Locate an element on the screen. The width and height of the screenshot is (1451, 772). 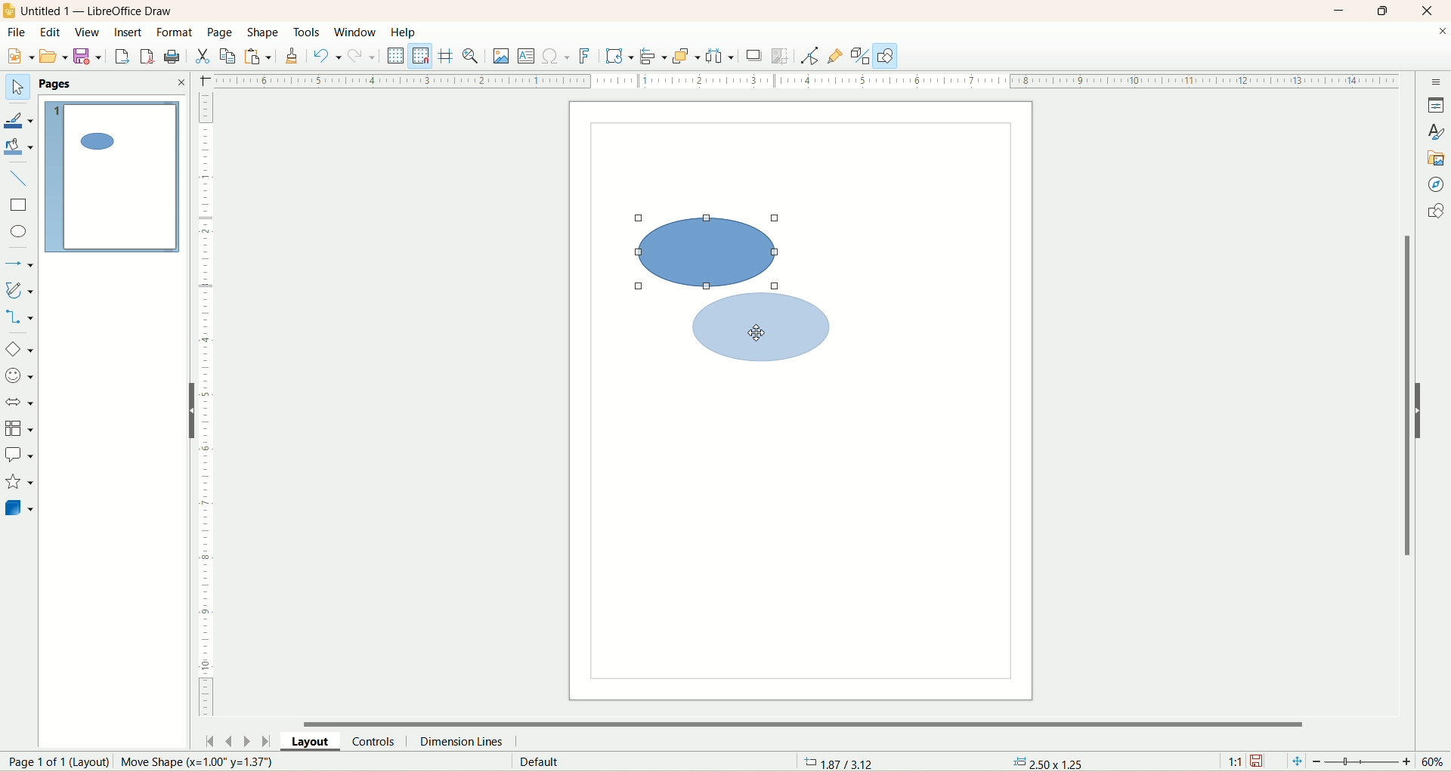
crop image is located at coordinates (781, 56).